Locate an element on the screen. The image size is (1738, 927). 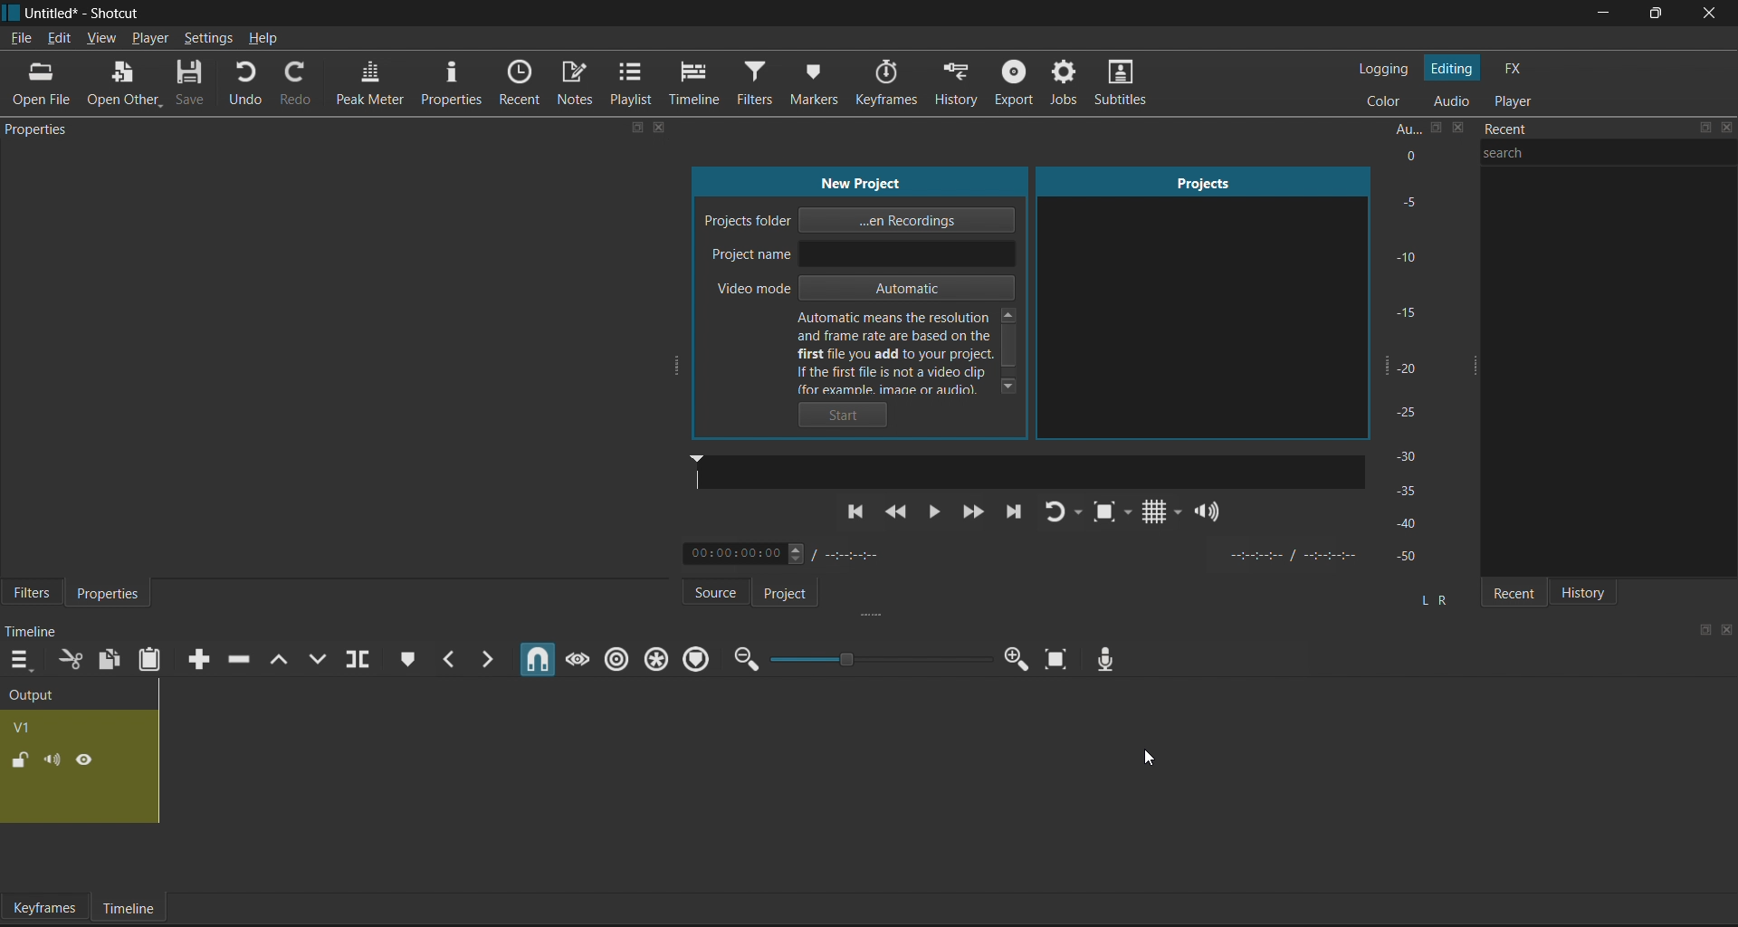
Project is located at coordinates (798, 593).